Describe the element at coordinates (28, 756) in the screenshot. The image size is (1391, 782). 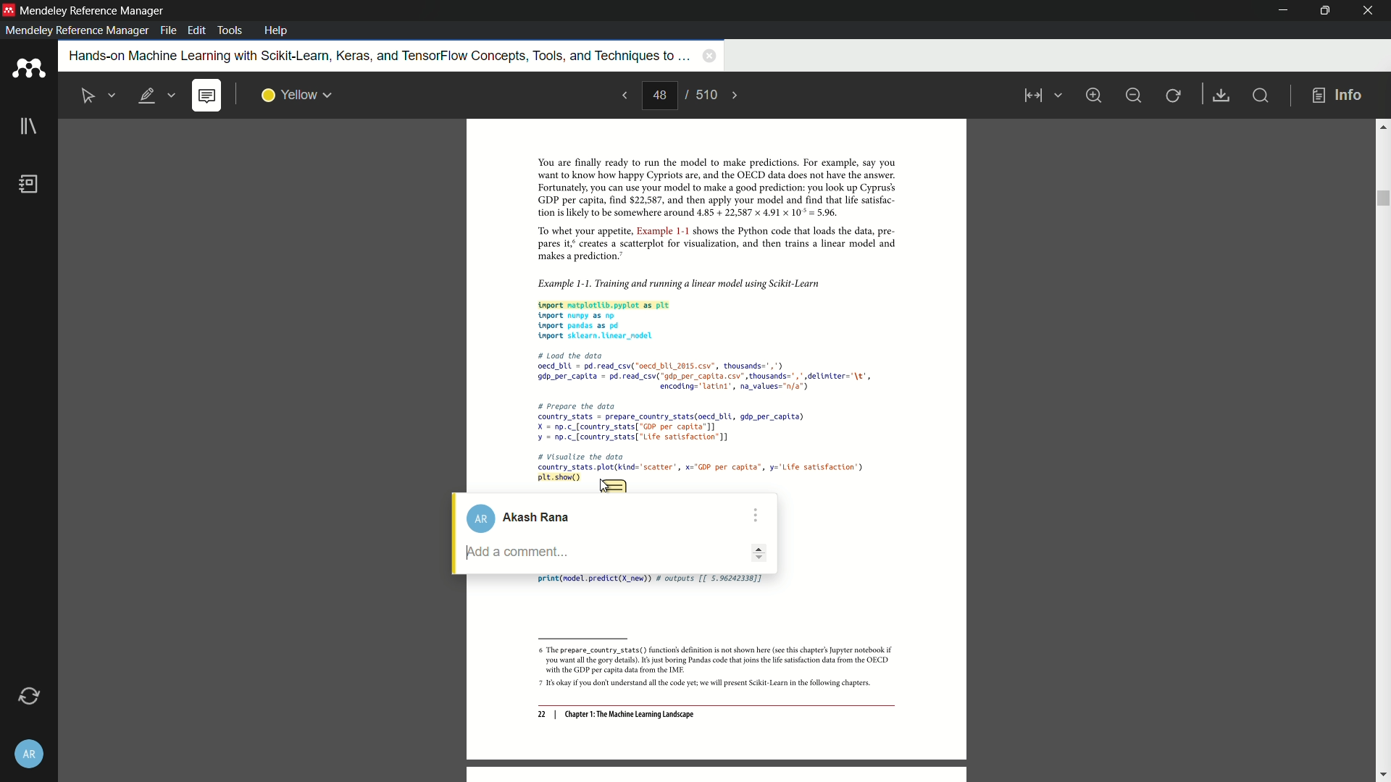
I see `account and settings` at that location.